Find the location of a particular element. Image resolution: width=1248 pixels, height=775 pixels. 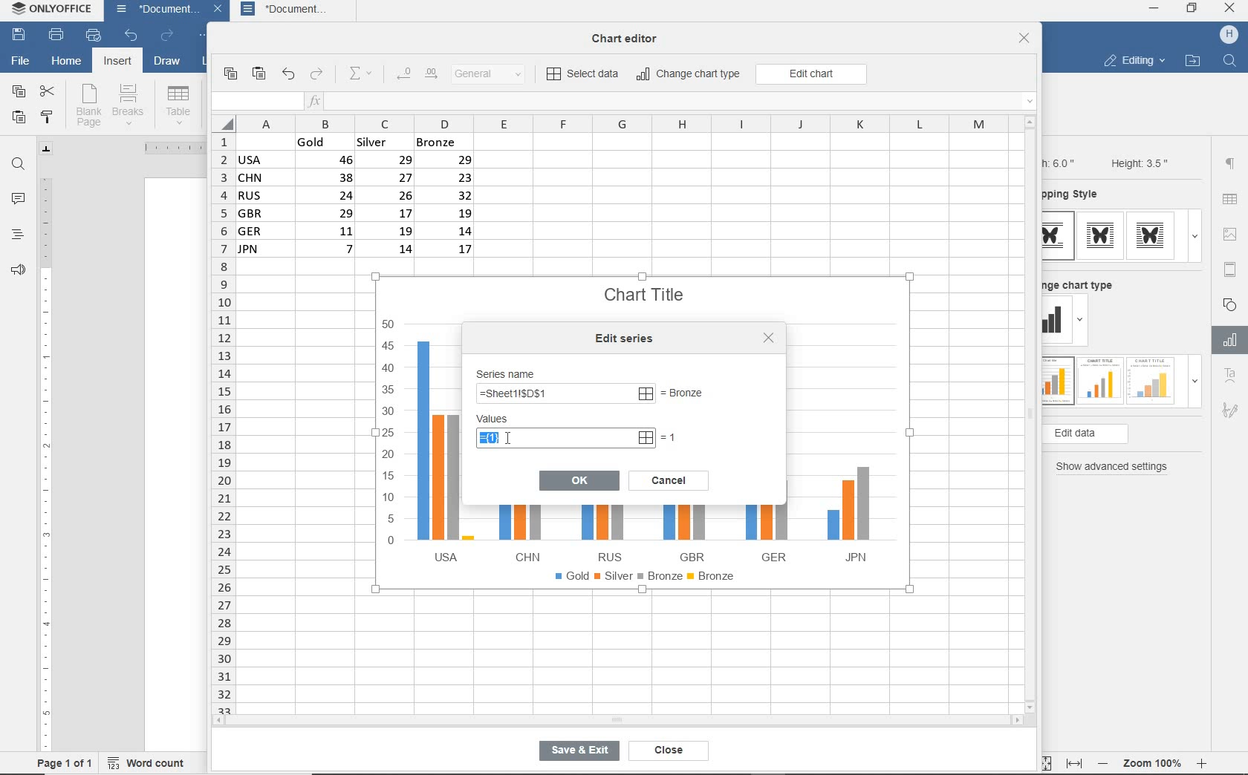

fit to width is located at coordinates (1073, 763).